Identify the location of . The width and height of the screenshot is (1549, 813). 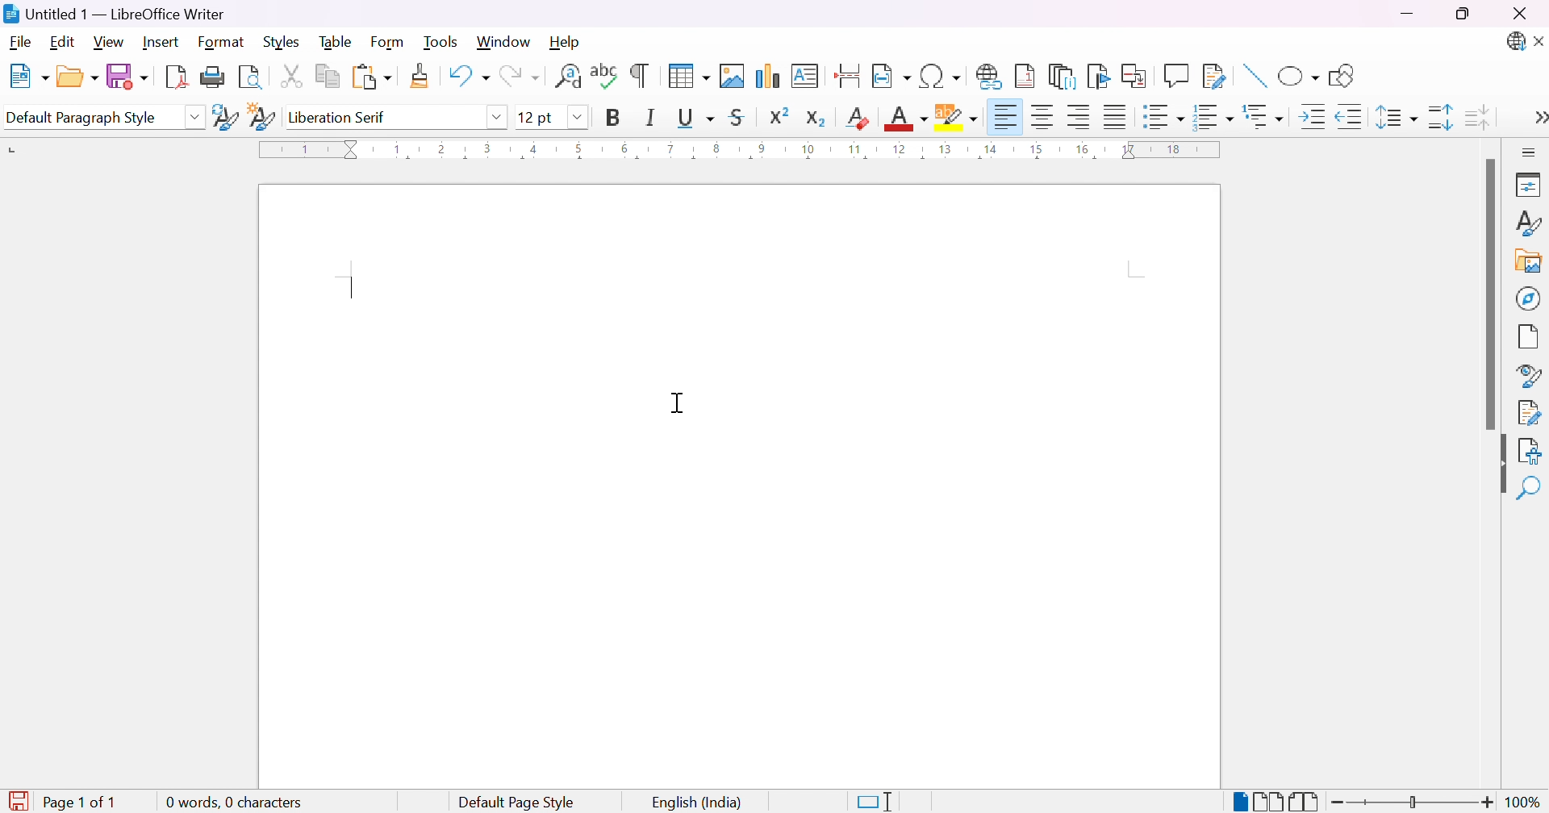
(420, 76).